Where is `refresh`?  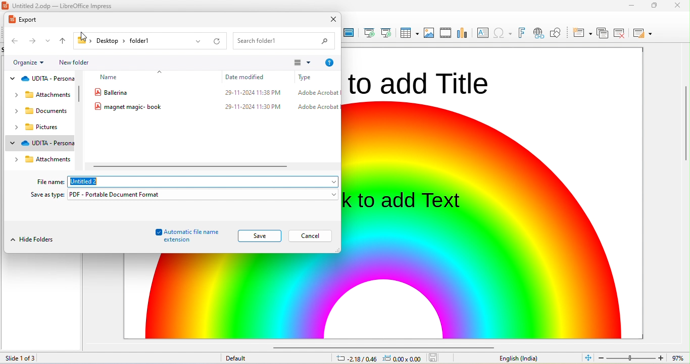
refresh is located at coordinates (217, 41).